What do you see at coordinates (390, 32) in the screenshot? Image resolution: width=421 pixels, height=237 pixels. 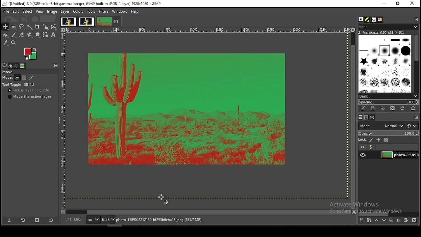 I see `hardness 050` at bounding box center [390, 32].